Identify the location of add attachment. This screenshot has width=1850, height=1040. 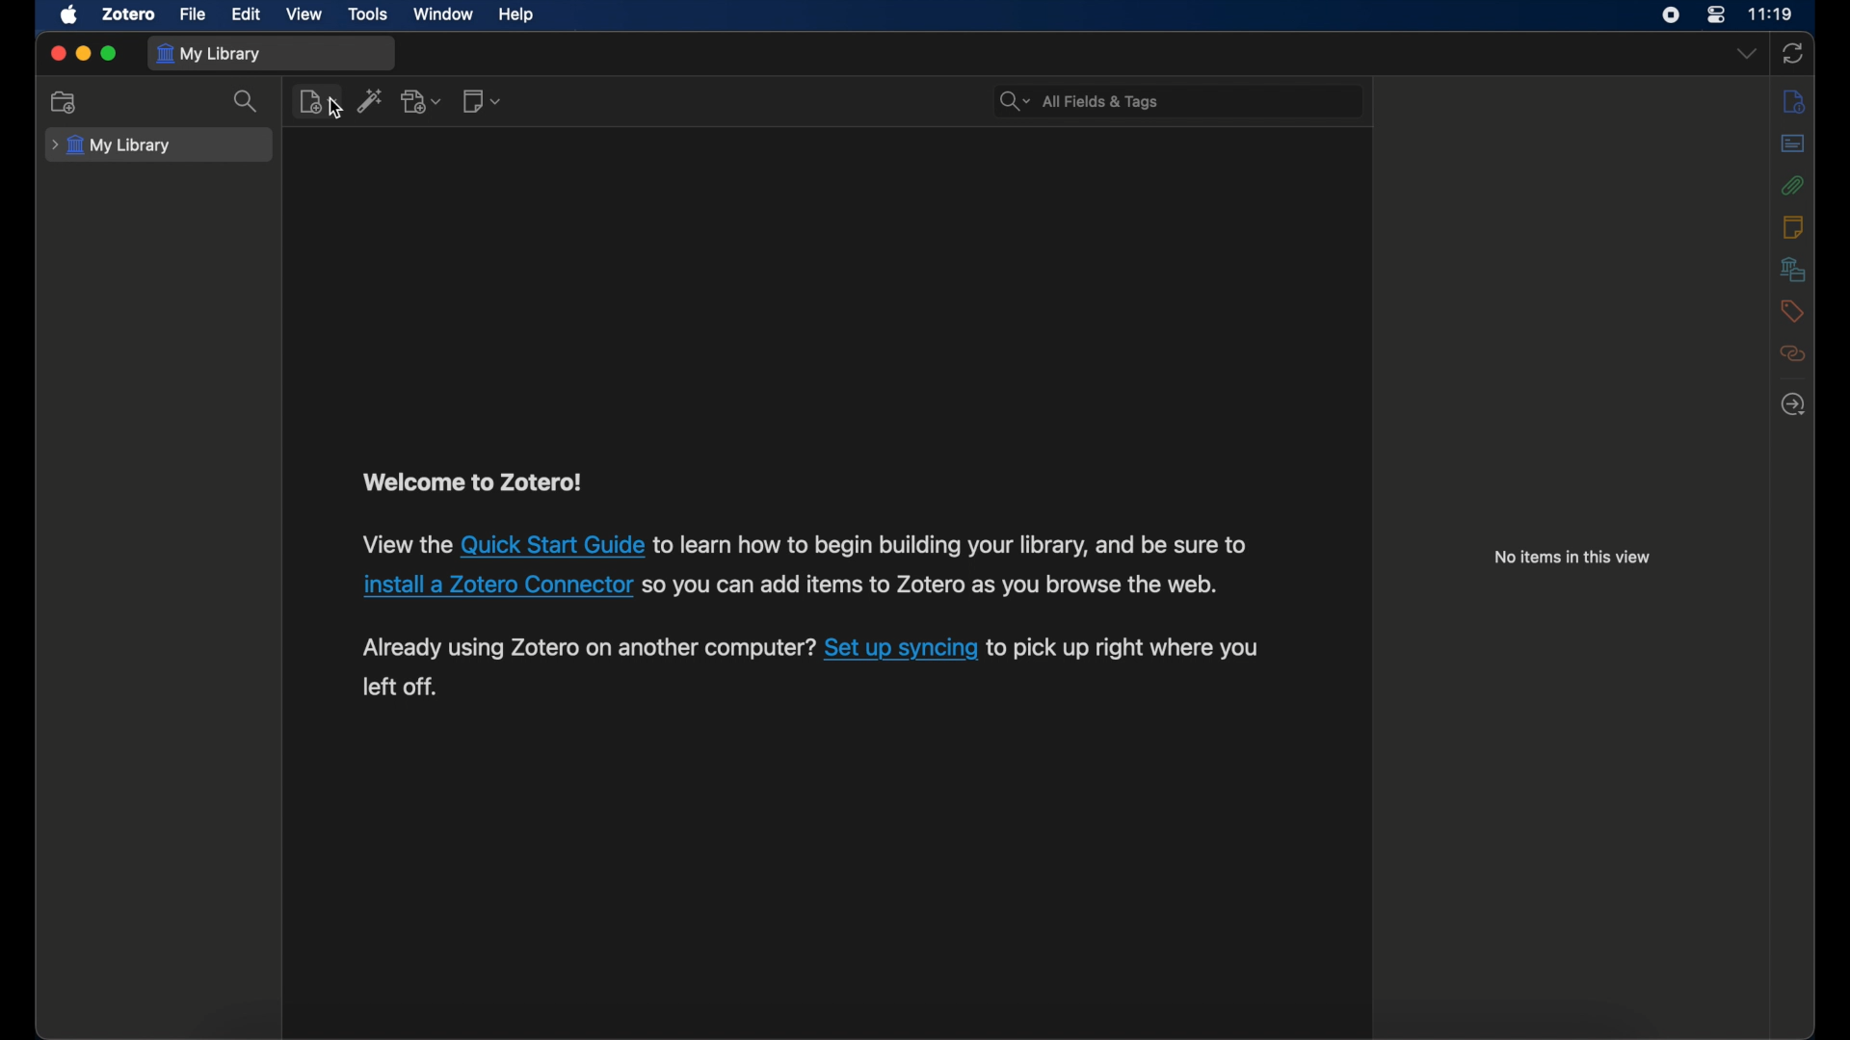
(422, 102).